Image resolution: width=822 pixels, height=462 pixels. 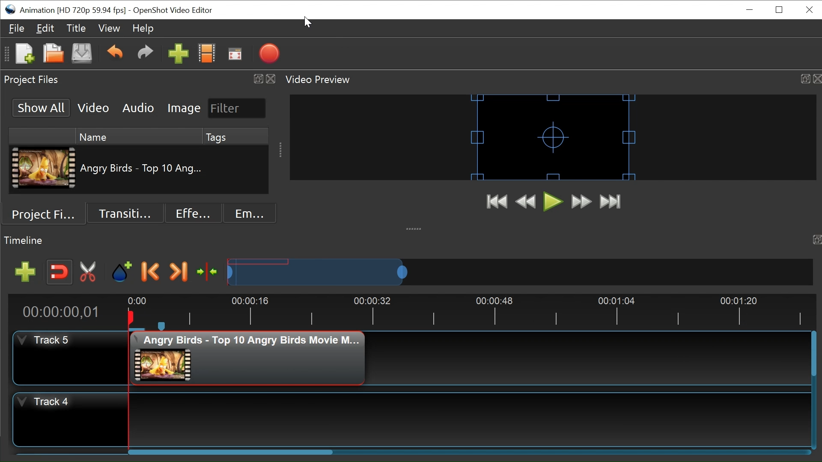 I want to click on Project Files, so click(x=49, y=216).